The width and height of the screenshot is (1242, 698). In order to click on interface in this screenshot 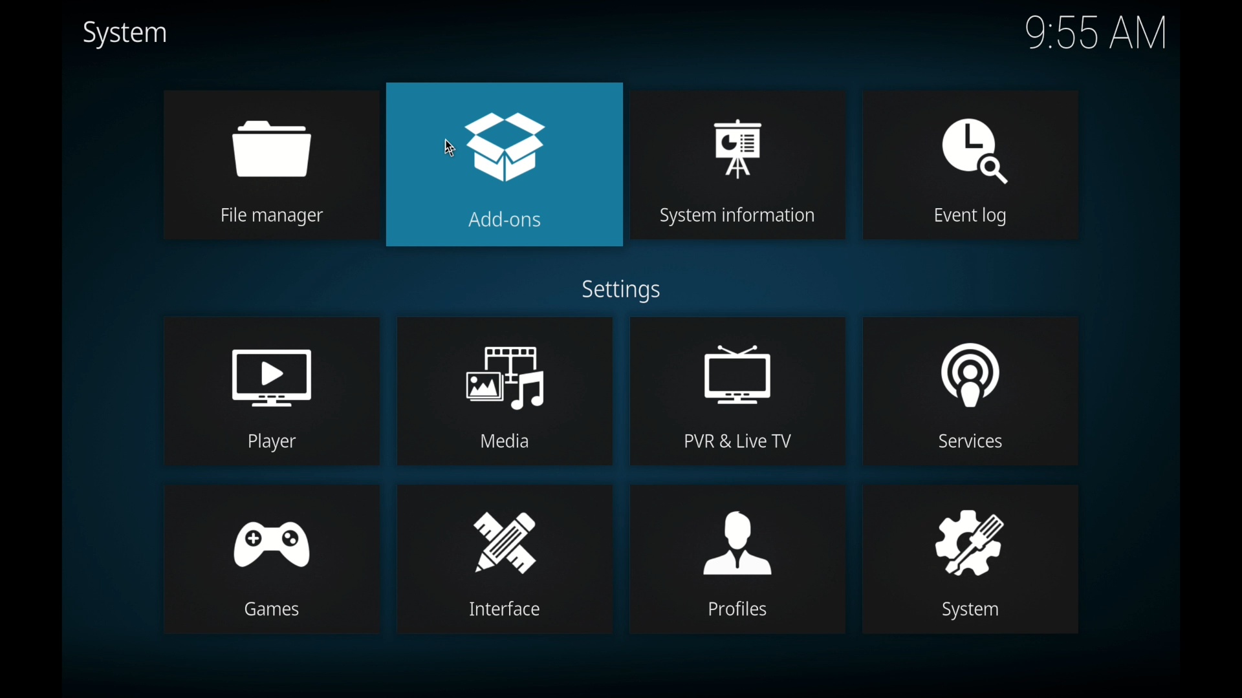, I will do `click(505, 558)`.